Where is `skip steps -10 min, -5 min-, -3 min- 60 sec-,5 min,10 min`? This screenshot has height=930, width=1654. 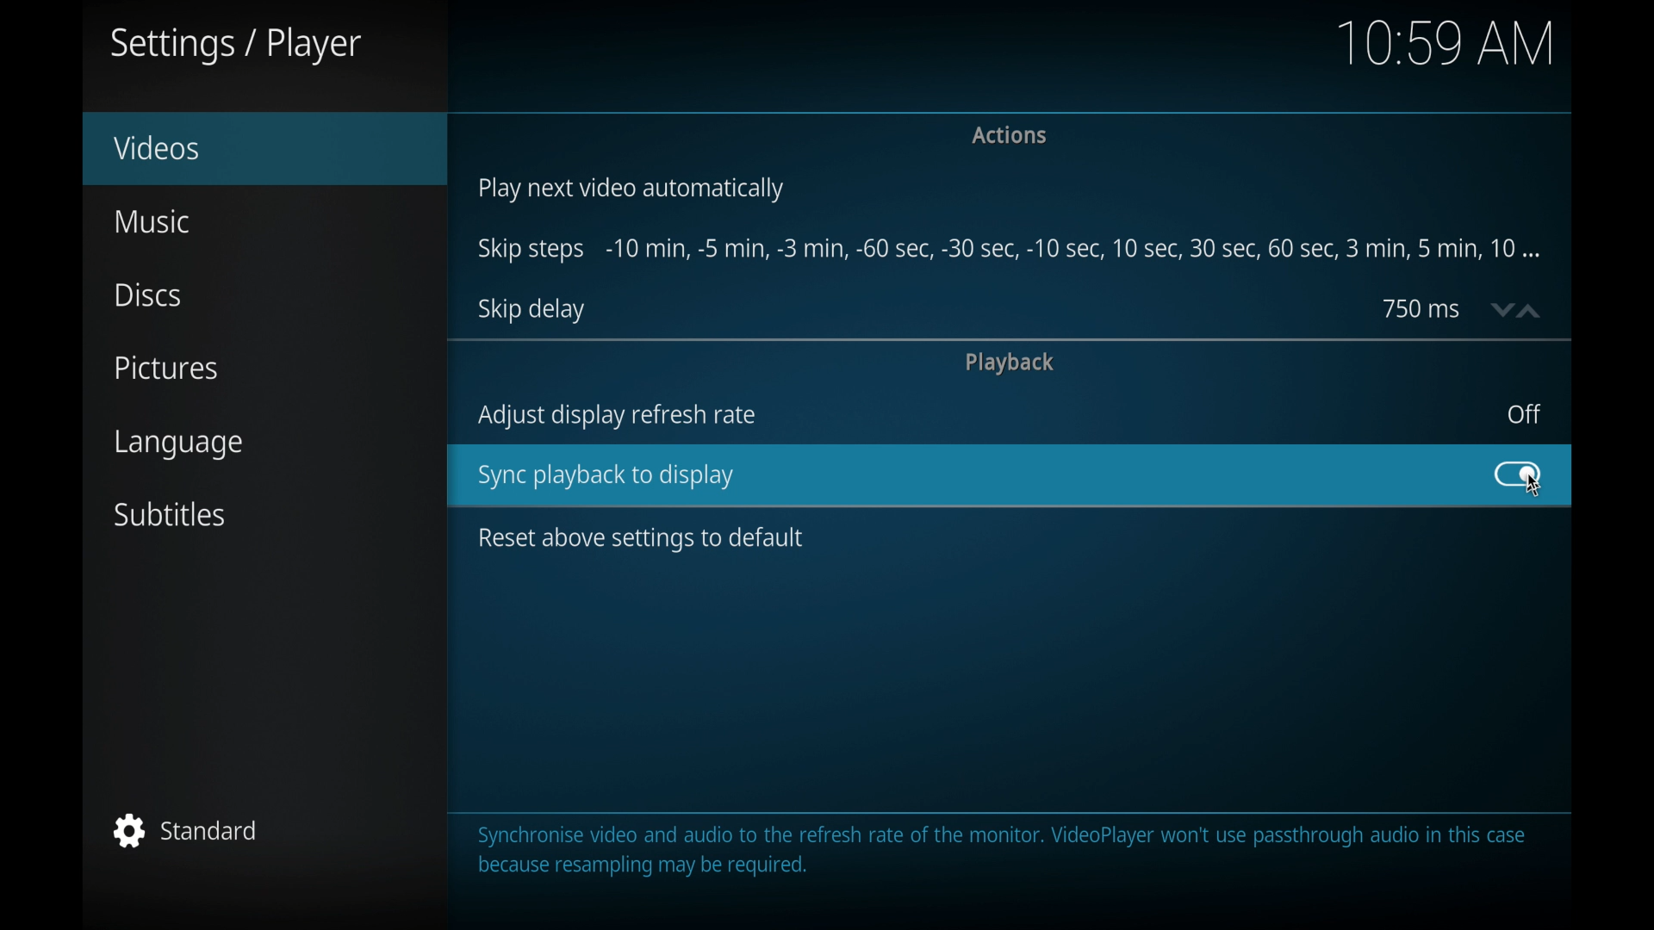
skip steps -10 min, -5 min-, -3 min- 60 sec-,5 min,10 min is located at coordinates (1011, 249).